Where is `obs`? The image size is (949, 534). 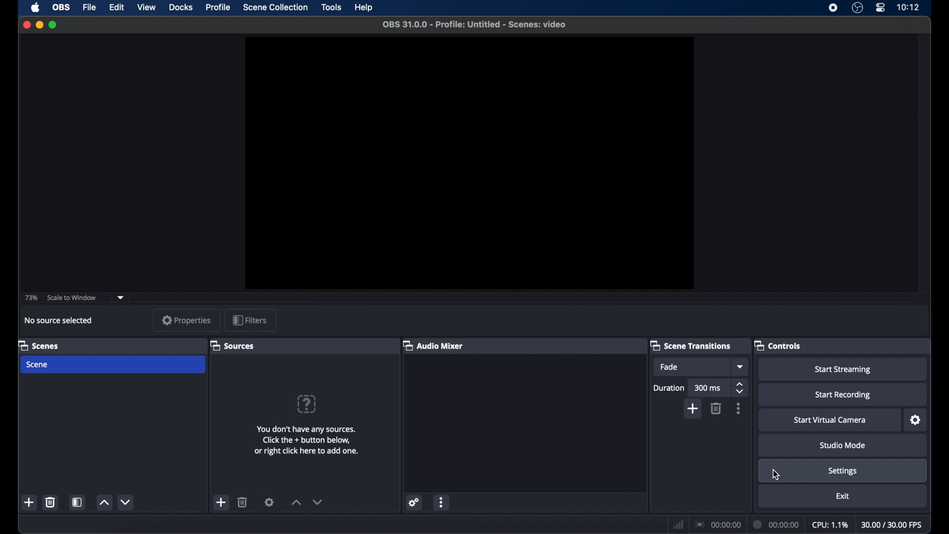
obs is located at coordinates (62, 7).